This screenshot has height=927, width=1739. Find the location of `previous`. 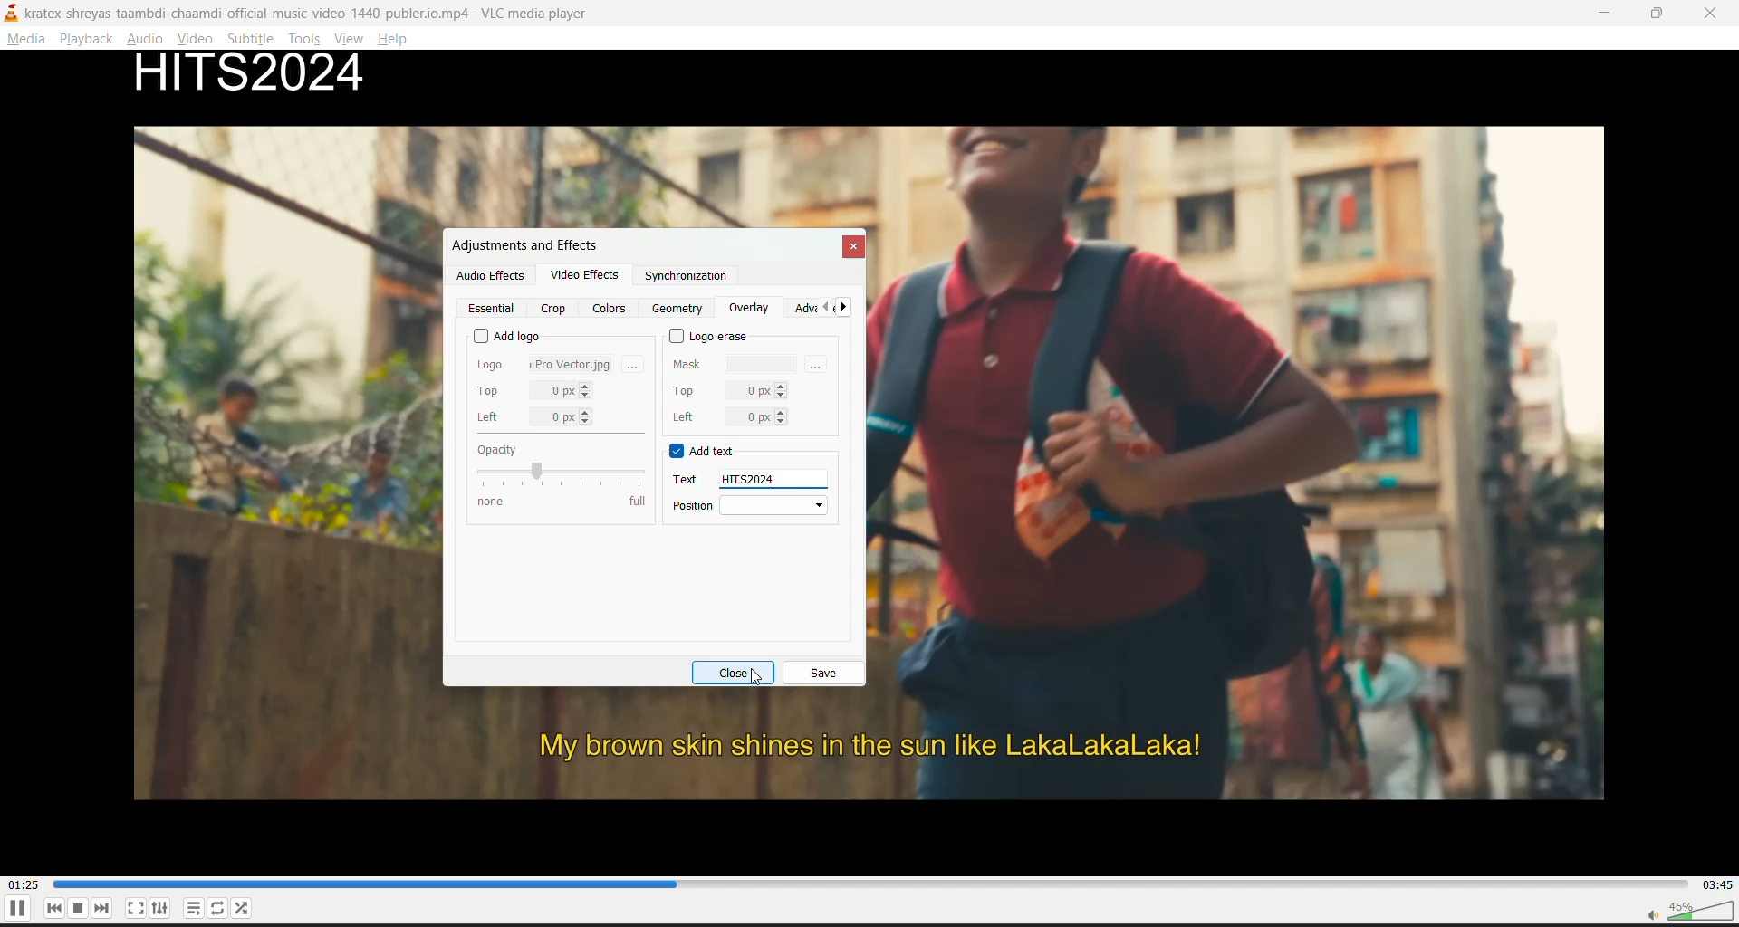

previous is located at coordinates (57, 908).